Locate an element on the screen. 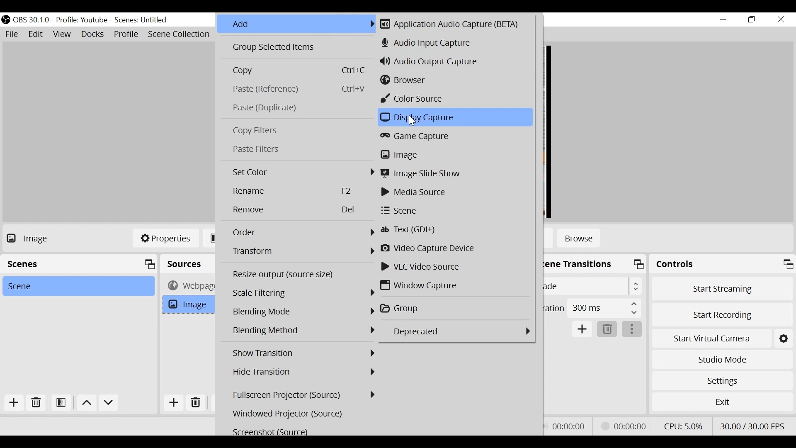 The image size is (796, 448). OBS Version is located at coordinates (32, 20).